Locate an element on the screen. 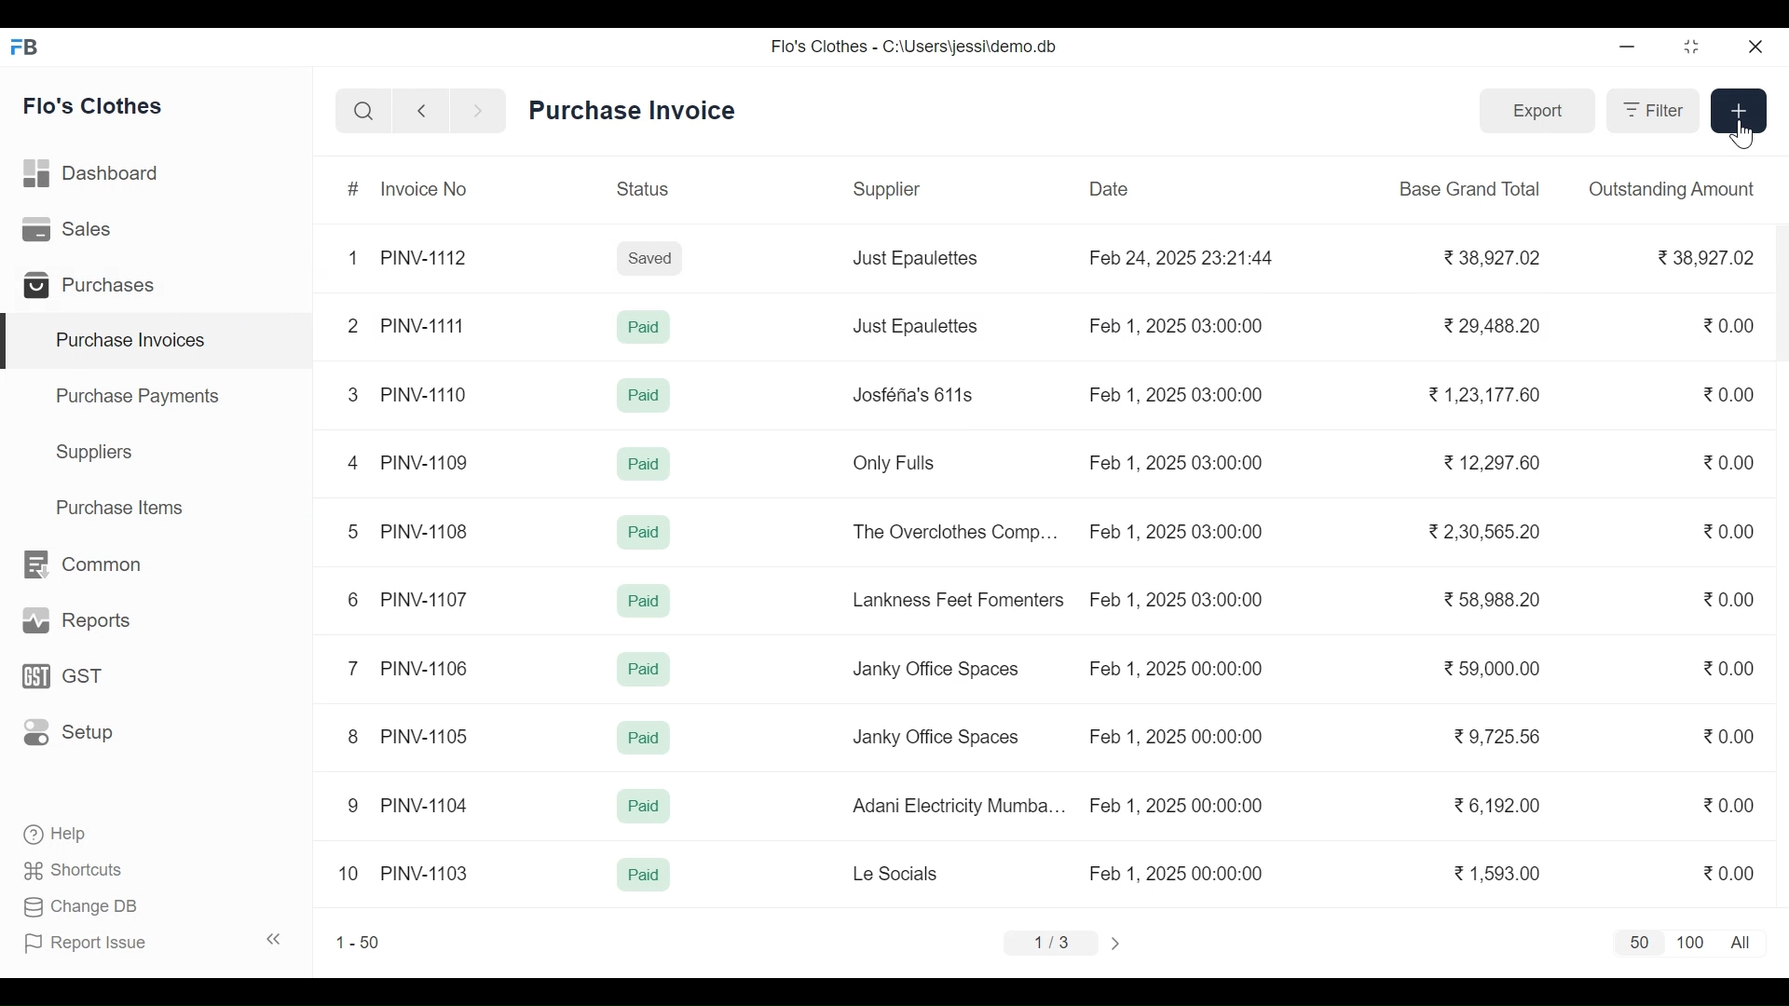  1/3 is located at coordinates (1054, 943).